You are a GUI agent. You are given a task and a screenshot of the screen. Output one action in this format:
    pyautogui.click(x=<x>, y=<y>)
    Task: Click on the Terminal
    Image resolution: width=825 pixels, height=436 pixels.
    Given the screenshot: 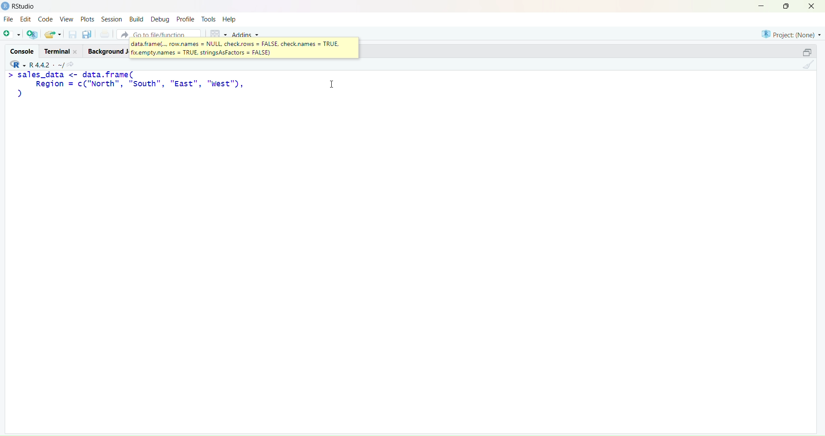 What is the action you would take?
    pyautogui.click(x=59, y=51)
    